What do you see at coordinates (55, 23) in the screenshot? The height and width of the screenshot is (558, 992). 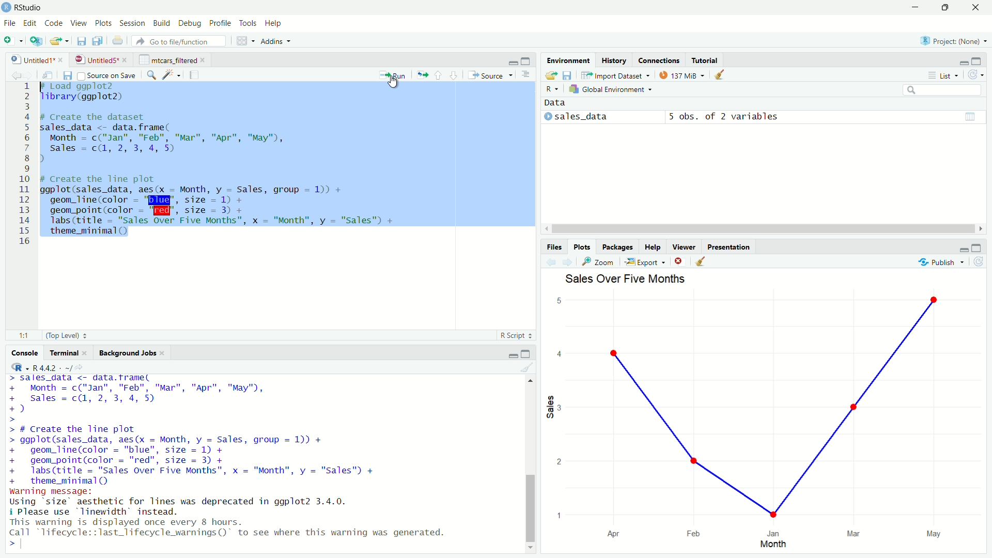 I see `code` at bounding box center [55, 23].